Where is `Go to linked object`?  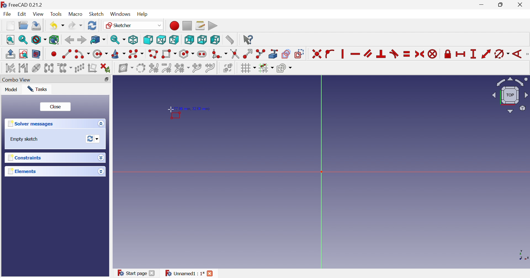
Go to linked object is located at coordinates (98, 40).